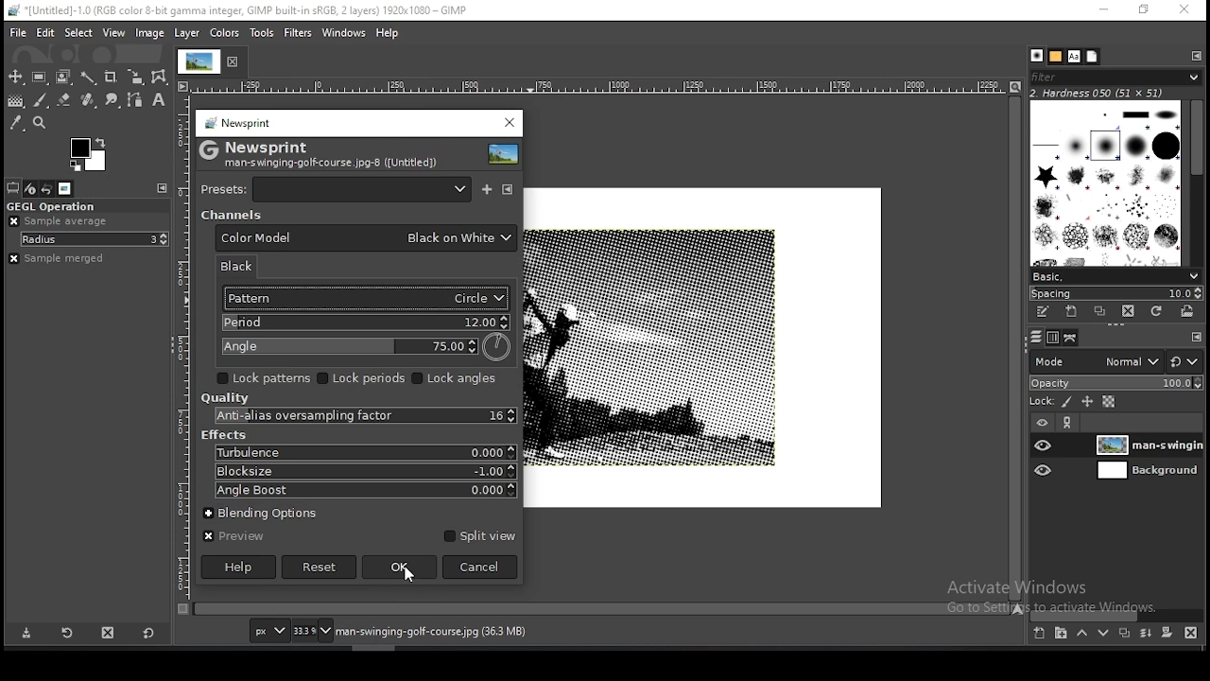  I want to click on filters, so click(299, 32).